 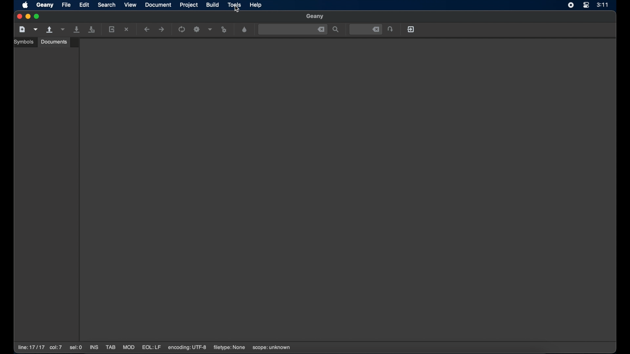 I want to click on close, so click(x=321, y=29).